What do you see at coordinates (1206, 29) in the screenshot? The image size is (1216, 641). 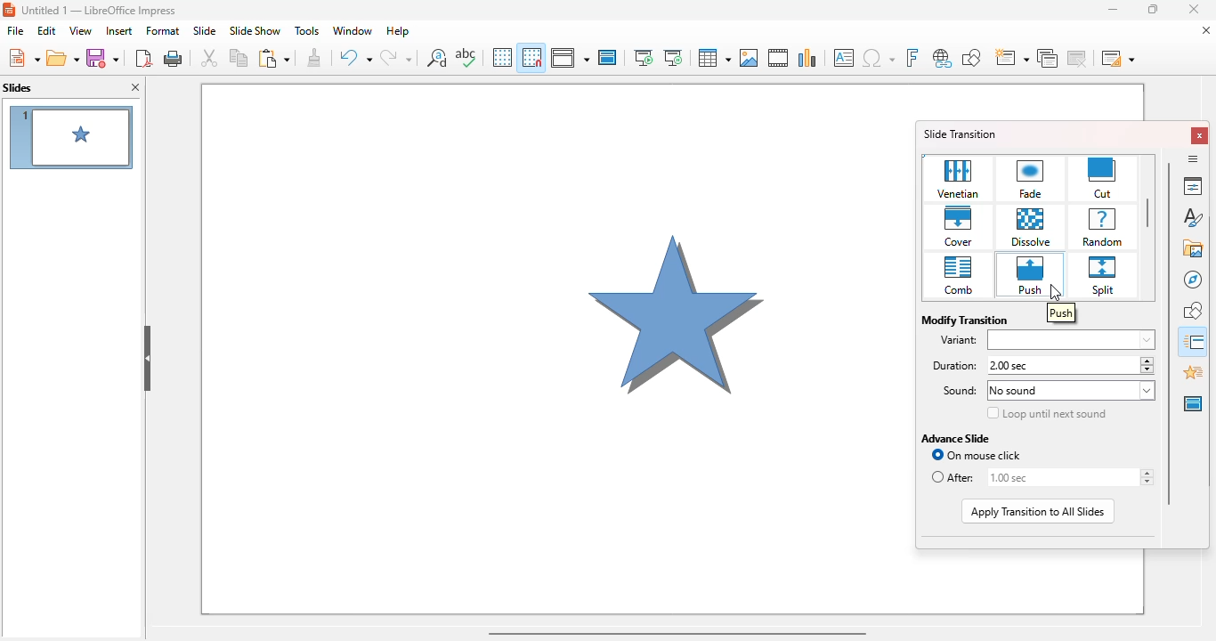 I see `close document` at bounding box center [1206, 29].